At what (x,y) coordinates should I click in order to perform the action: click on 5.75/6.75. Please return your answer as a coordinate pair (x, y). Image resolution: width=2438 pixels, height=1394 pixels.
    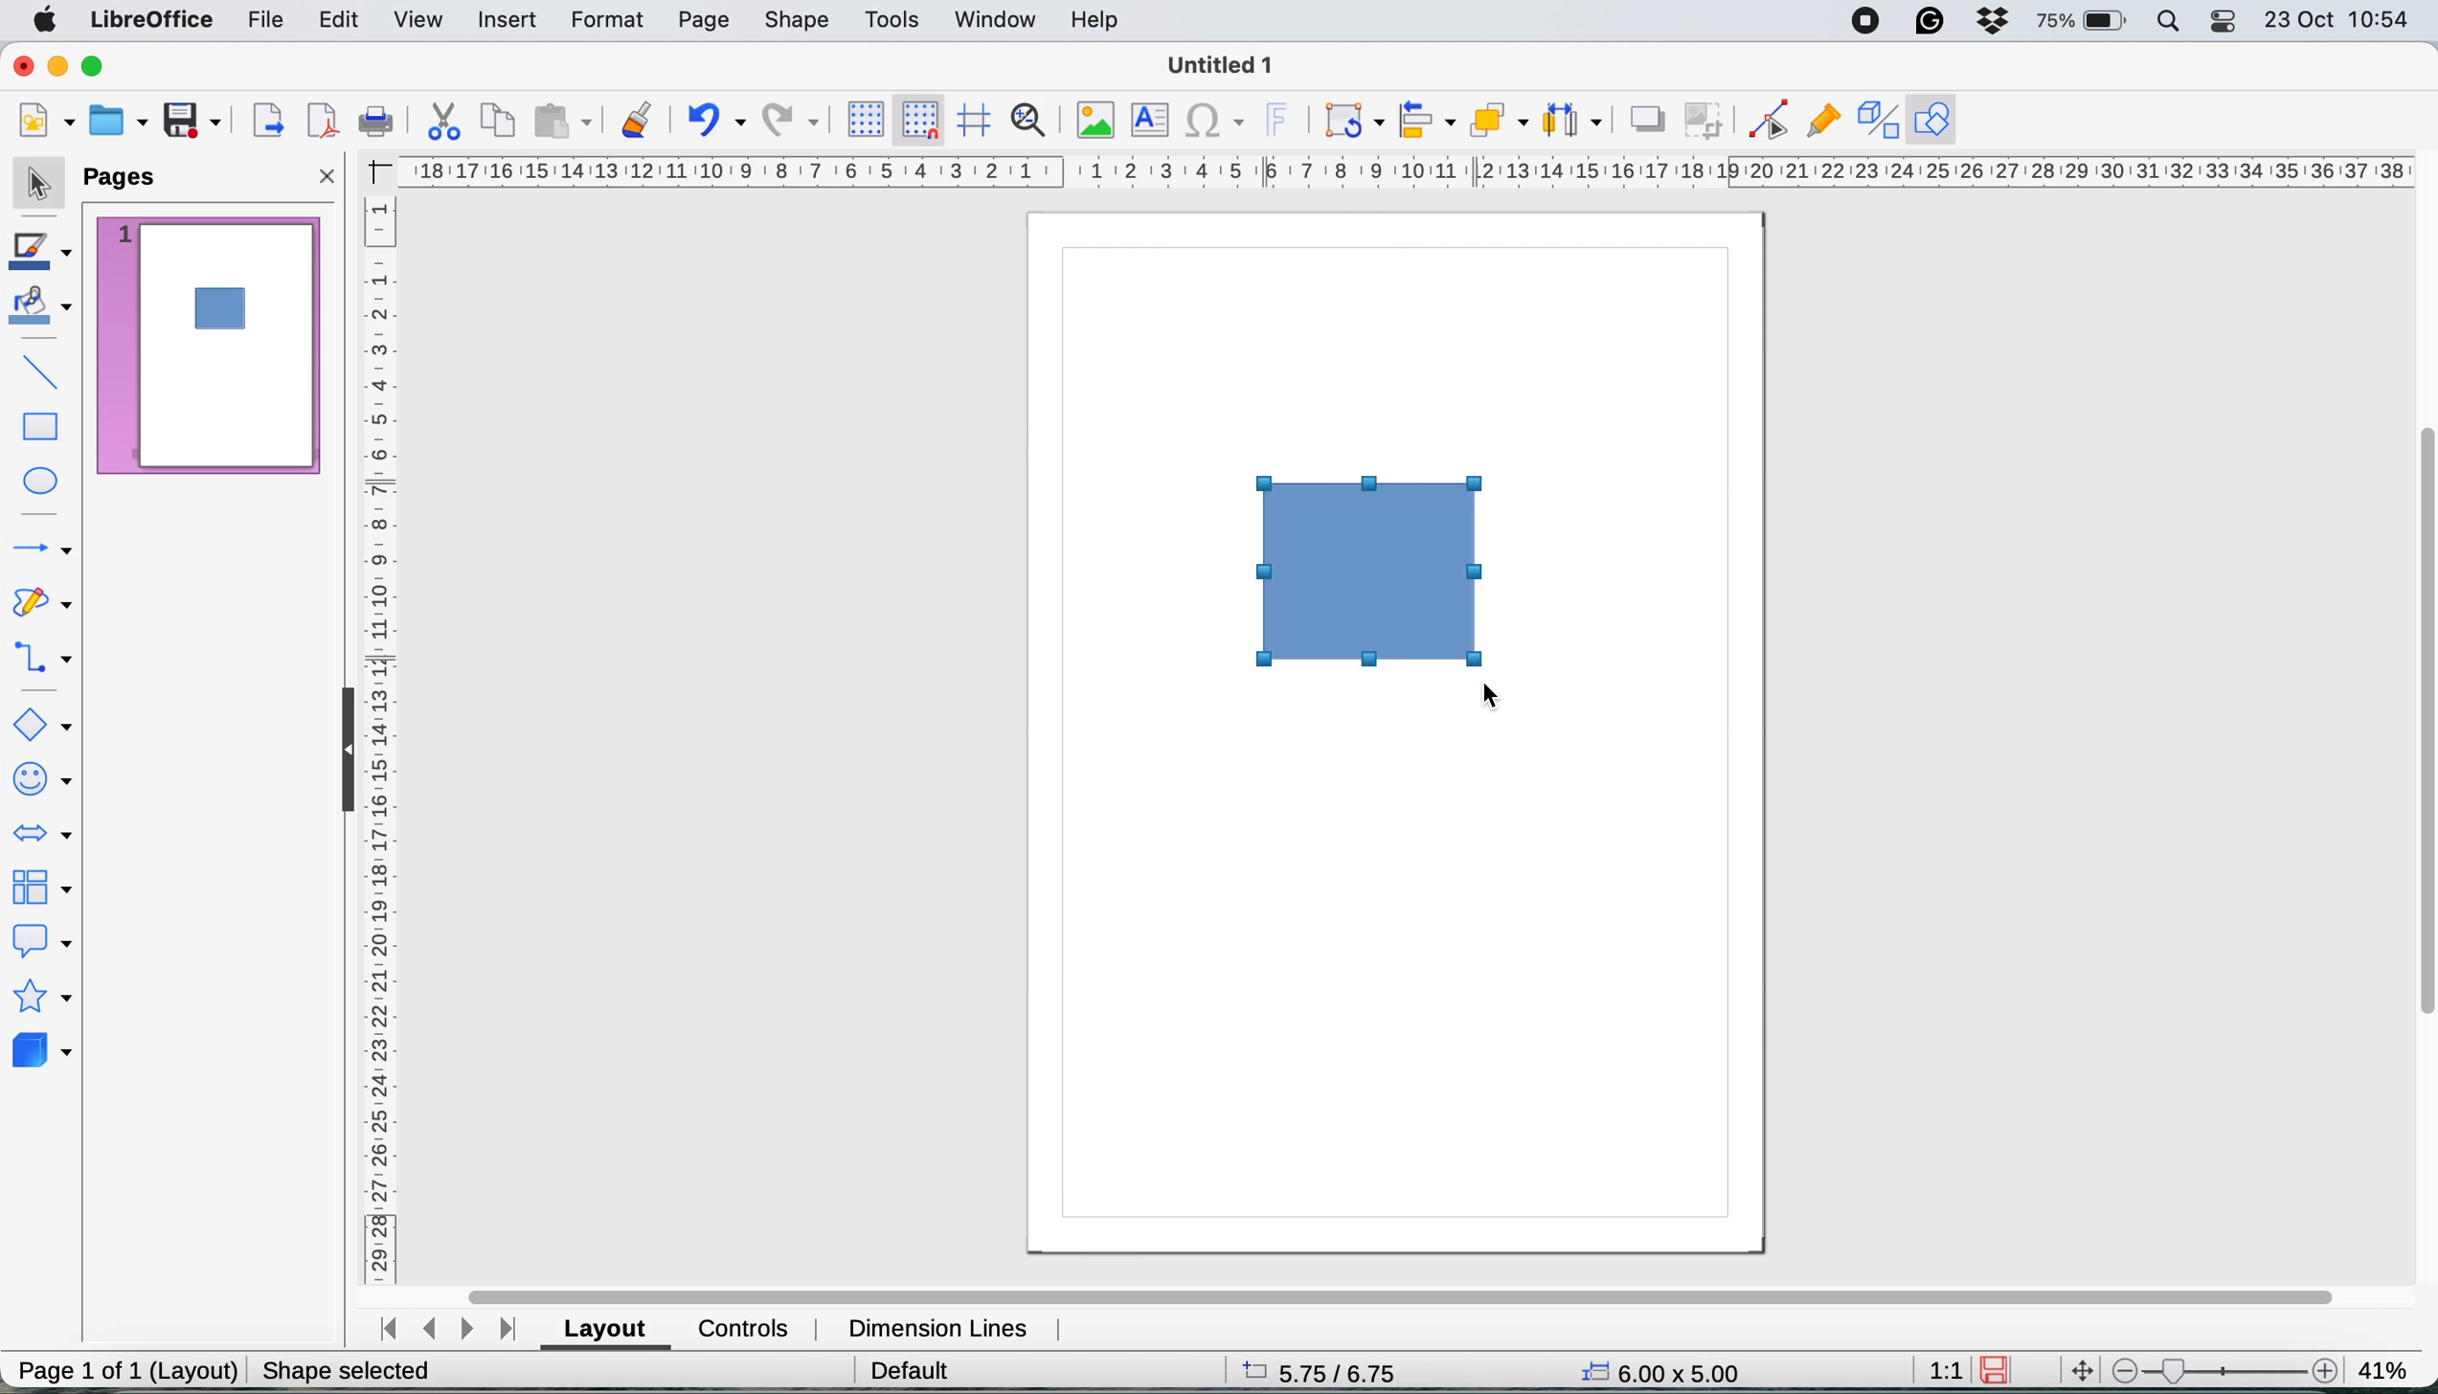
    Looking at the image, I should click on (1301, 1371).